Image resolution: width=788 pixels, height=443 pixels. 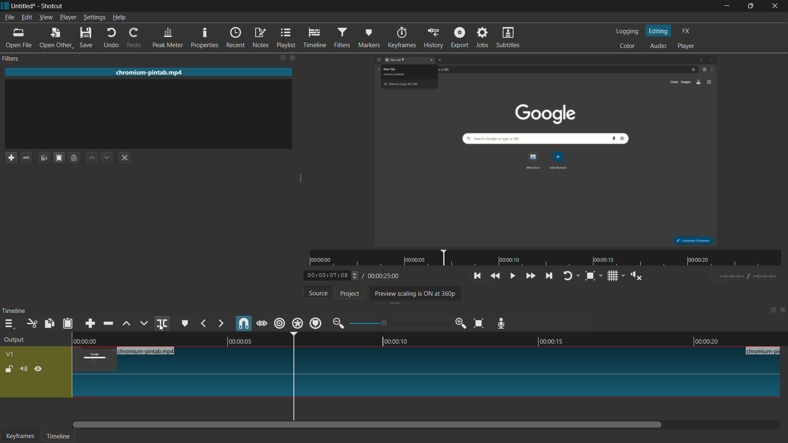 I want to click on 0.00.20, so click(x=705, y=341).